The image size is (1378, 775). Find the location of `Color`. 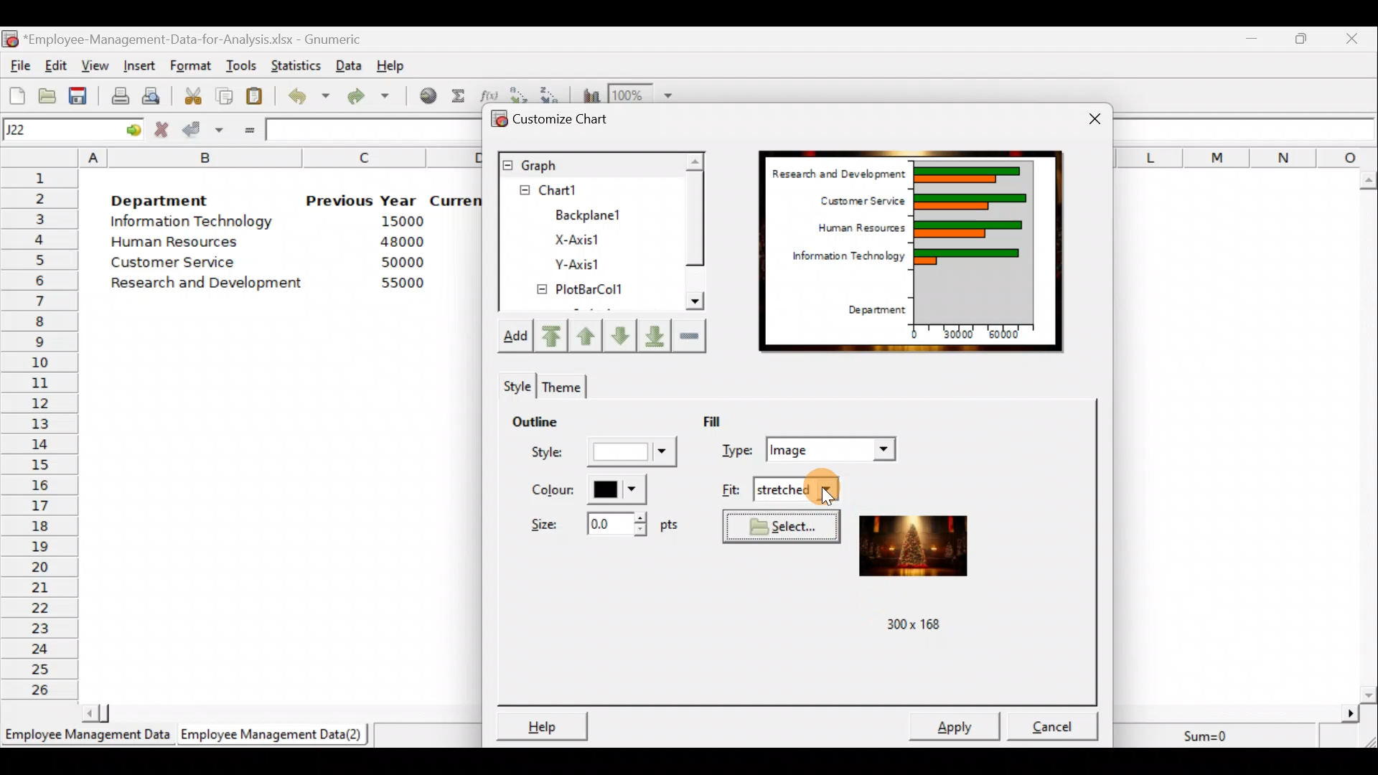

Color is located at coordinates (589, 490).